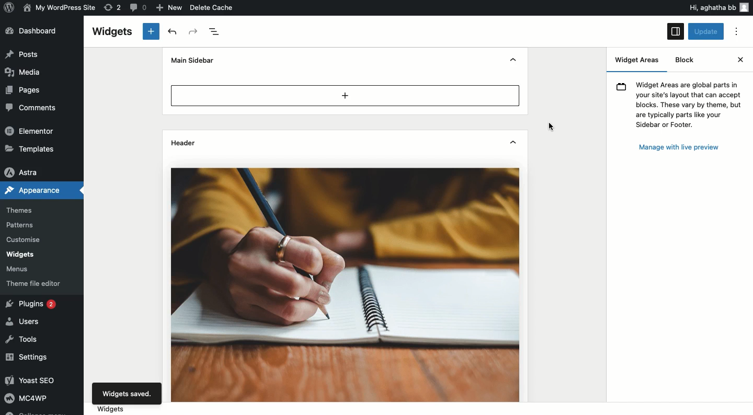 Image resolution: width=753 pixels, height=415 pixels. Describe the element at coordinates (513, 61) in the screenshot. I see `Hide` at that location.